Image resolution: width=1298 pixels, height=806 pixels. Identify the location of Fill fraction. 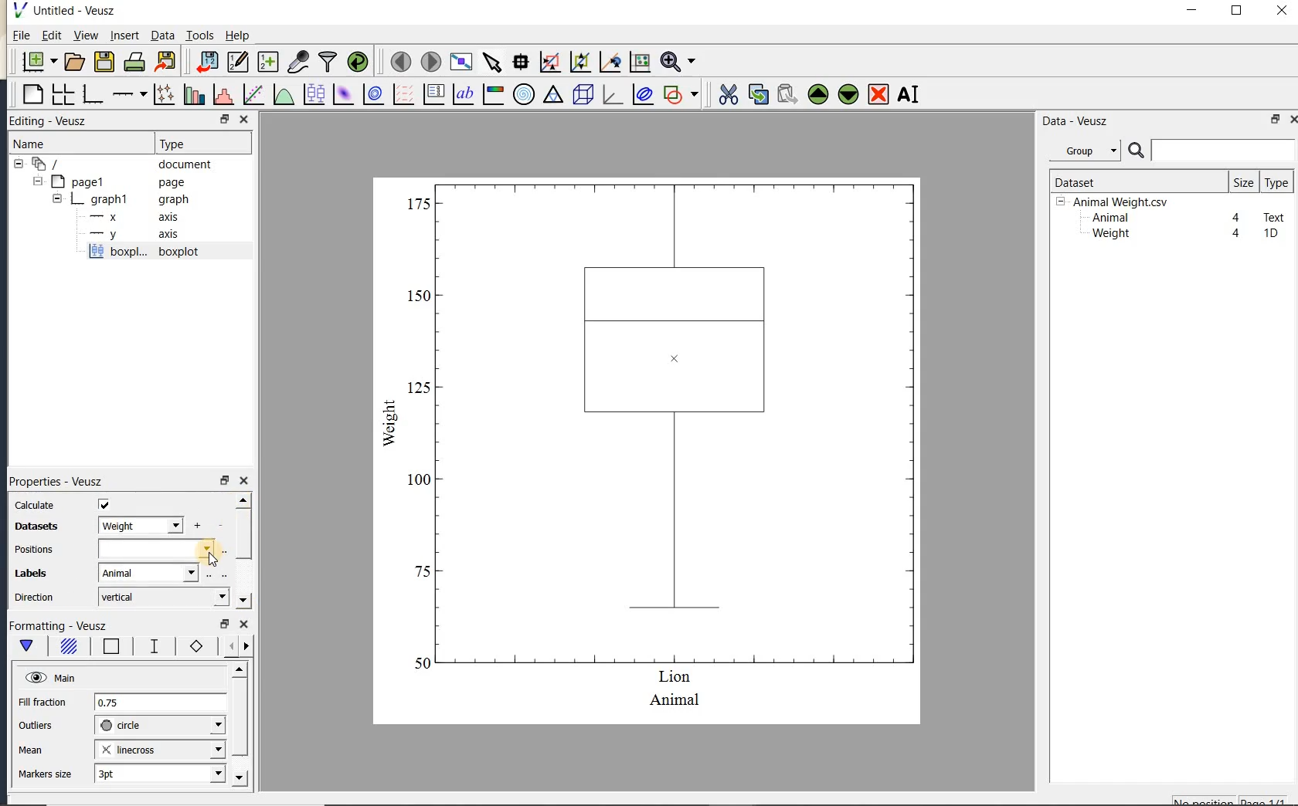
(42, 703).